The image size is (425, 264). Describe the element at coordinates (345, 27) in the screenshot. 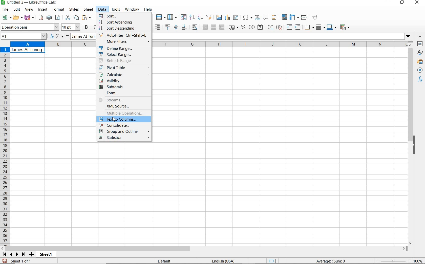

I see `conditional` at that location.